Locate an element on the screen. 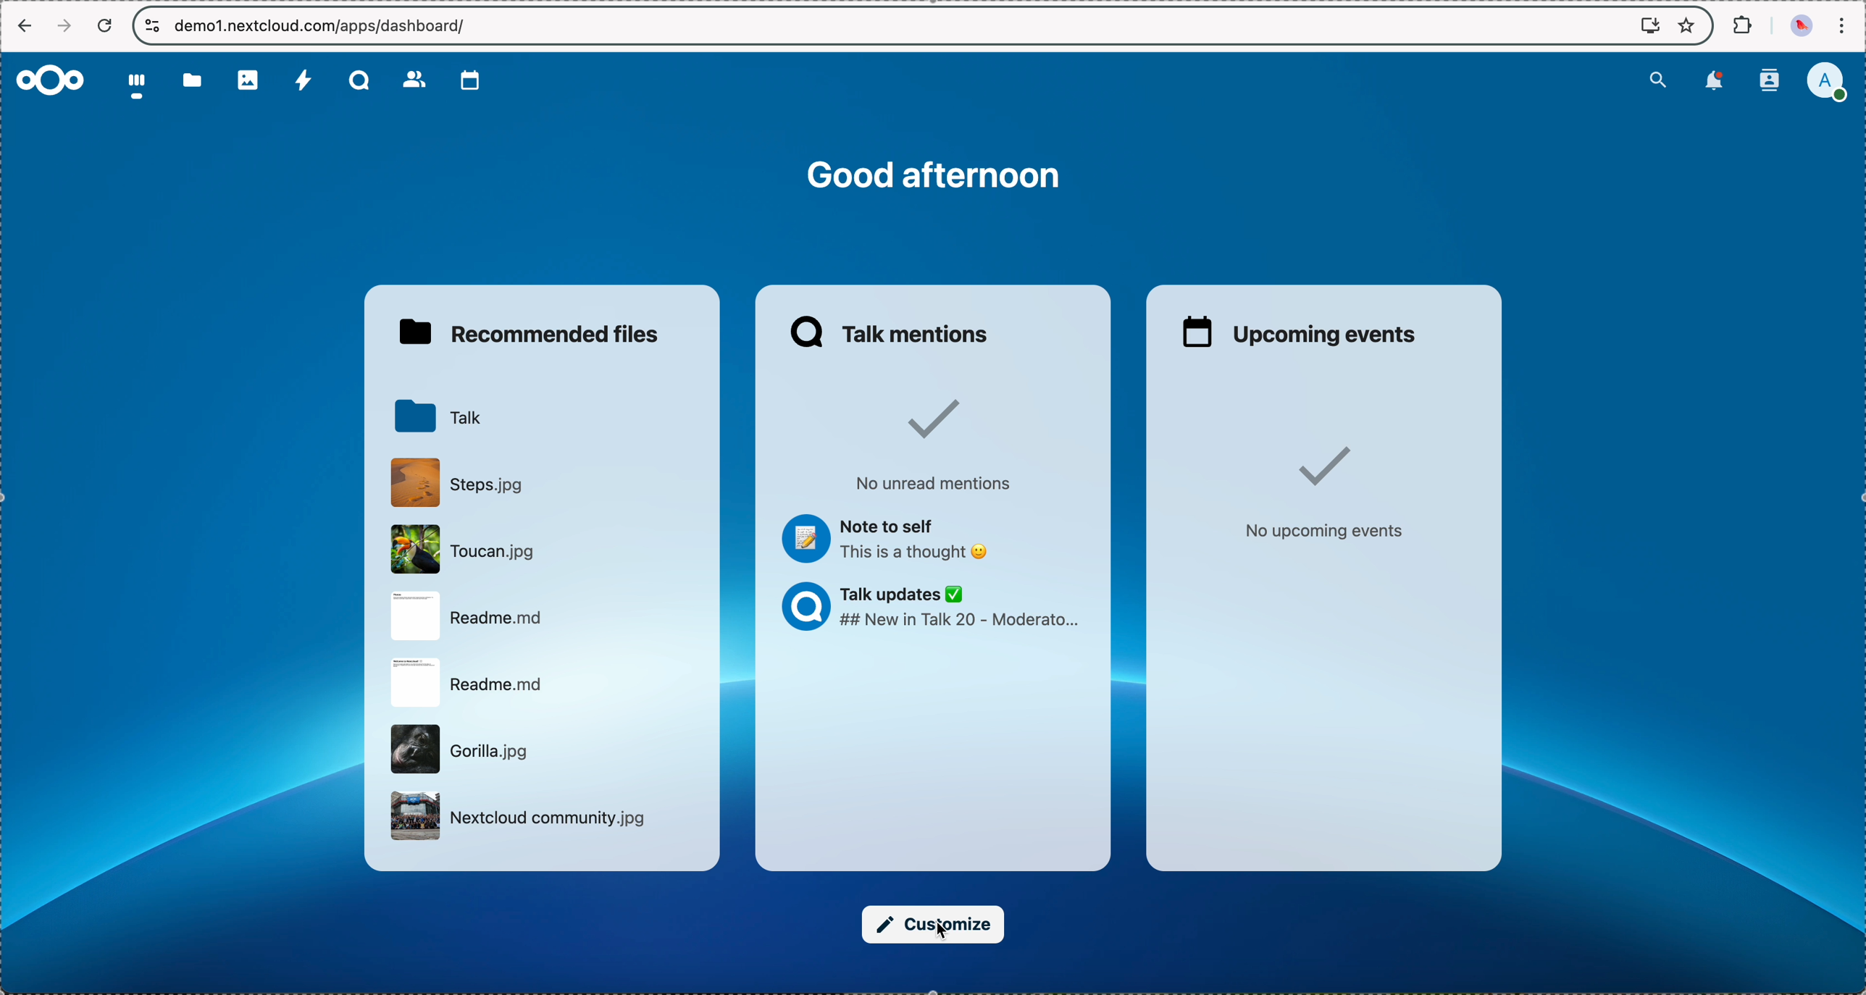 Image resolution: width=1866 pixels, height=995 pixels. Nextcloud is located at coordinates (51, 80).